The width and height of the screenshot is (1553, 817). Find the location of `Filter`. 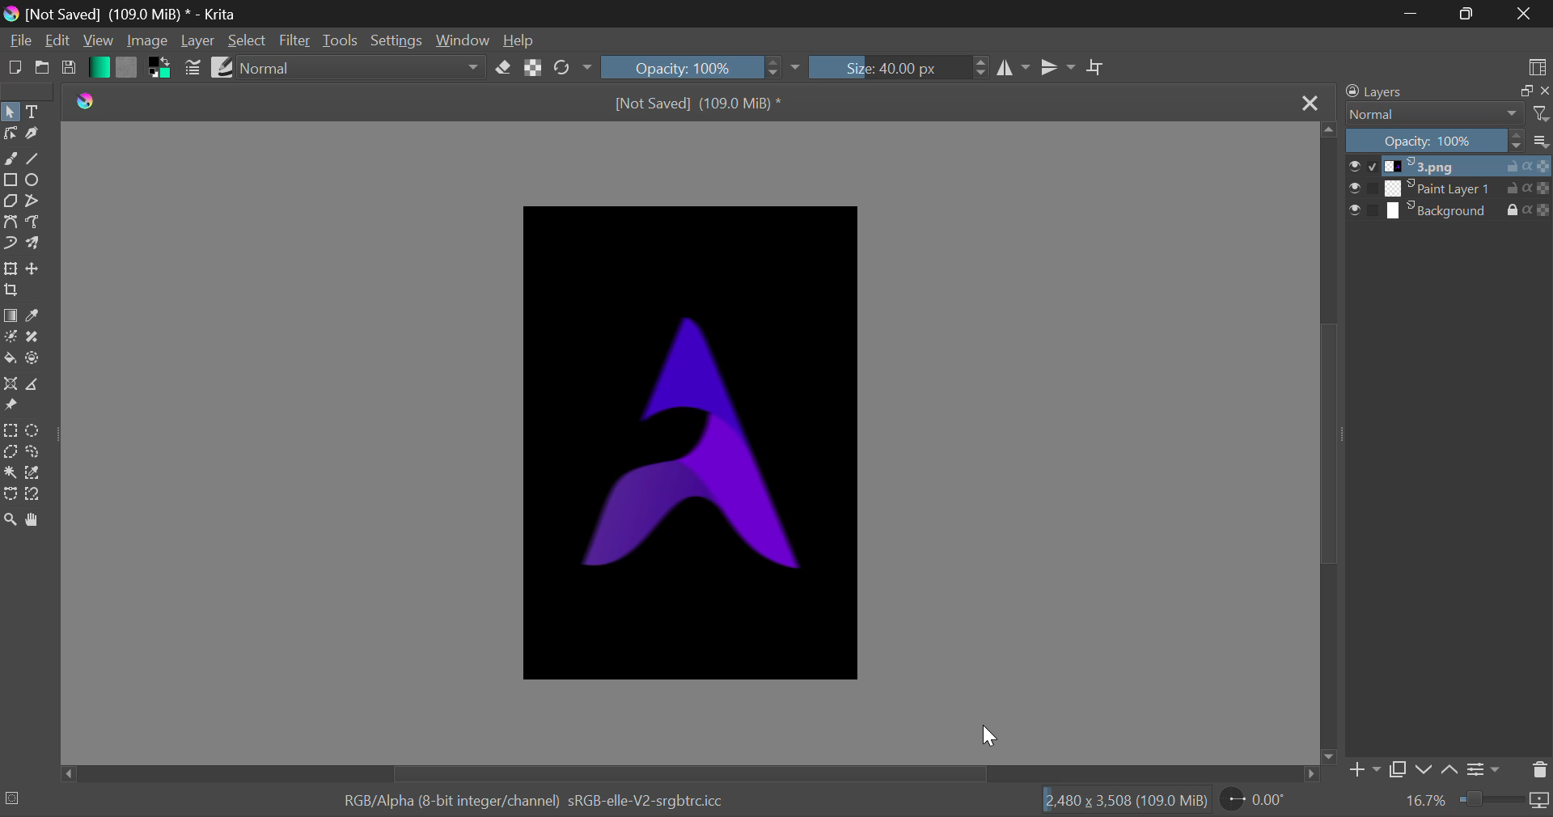

Filter is located at coordinates (294, 41).